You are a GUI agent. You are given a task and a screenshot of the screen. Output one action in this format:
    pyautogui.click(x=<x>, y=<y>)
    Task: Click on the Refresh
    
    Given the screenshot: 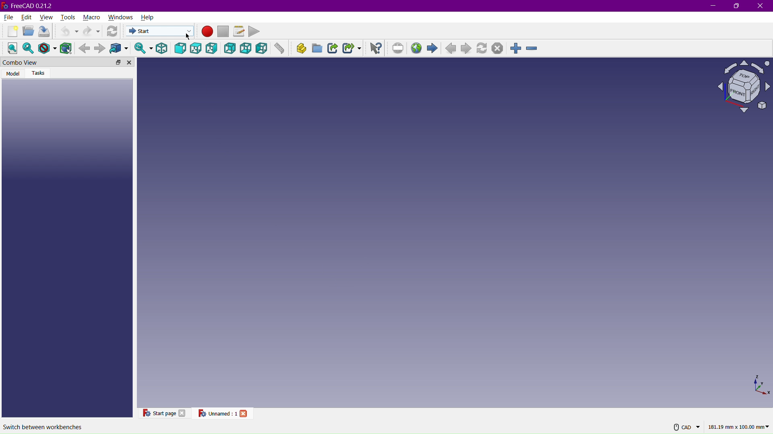 What is the action you would take?
    pyautogui.click(x=111, y=31)
    